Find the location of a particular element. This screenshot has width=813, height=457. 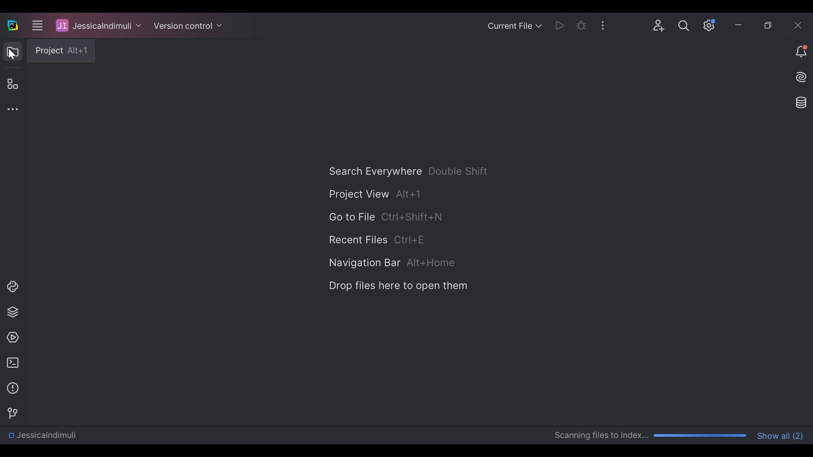

Git is located at coordinates (10, 412).